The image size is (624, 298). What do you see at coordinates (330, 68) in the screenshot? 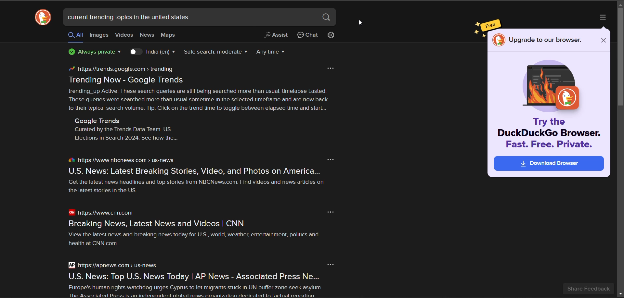
I see `more` at bounding box center [330, 68].